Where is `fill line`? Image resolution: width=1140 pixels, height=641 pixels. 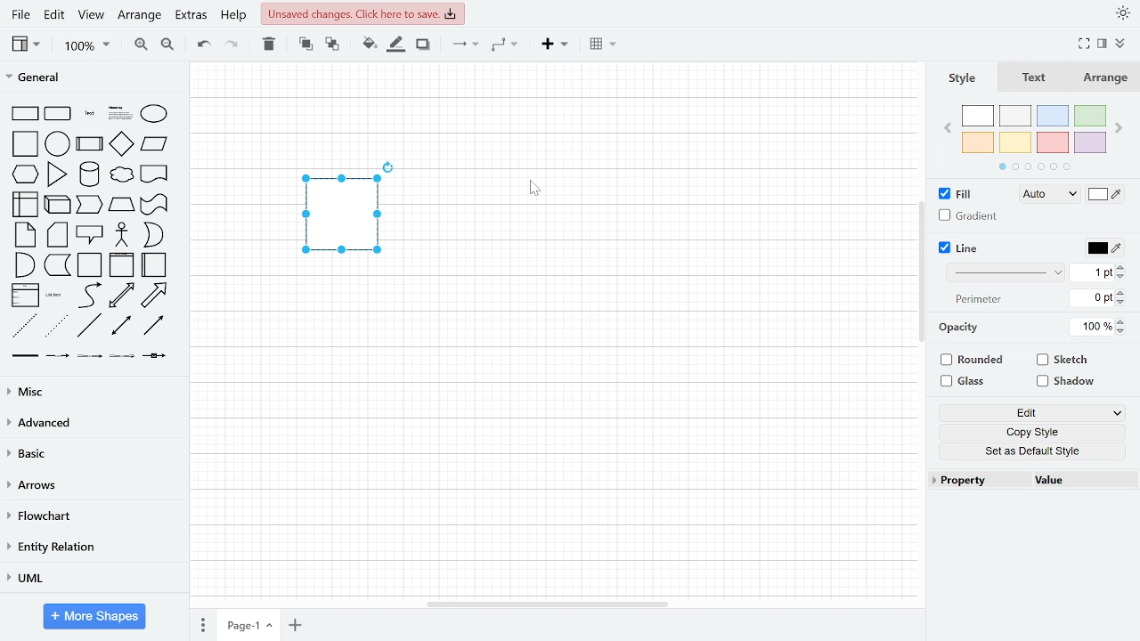
fill line is located at coordinates (395, 44).